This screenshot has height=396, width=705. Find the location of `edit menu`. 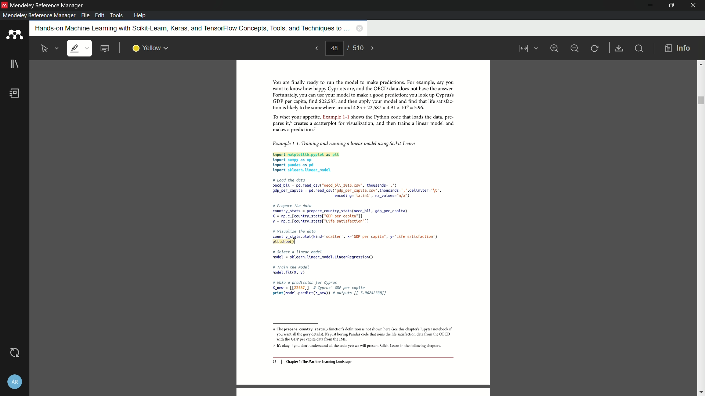

edit menu is located at coordinates (101, 15).